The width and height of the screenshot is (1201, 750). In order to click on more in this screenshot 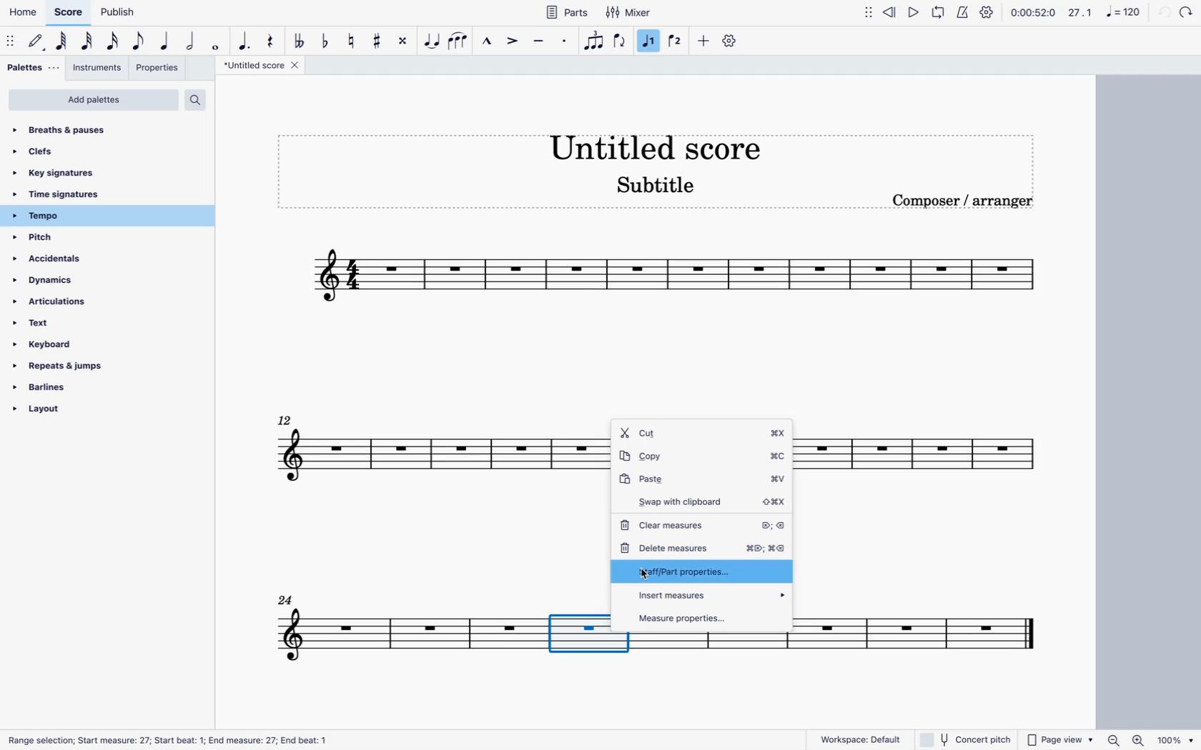, I will do `click(703, 40)`.